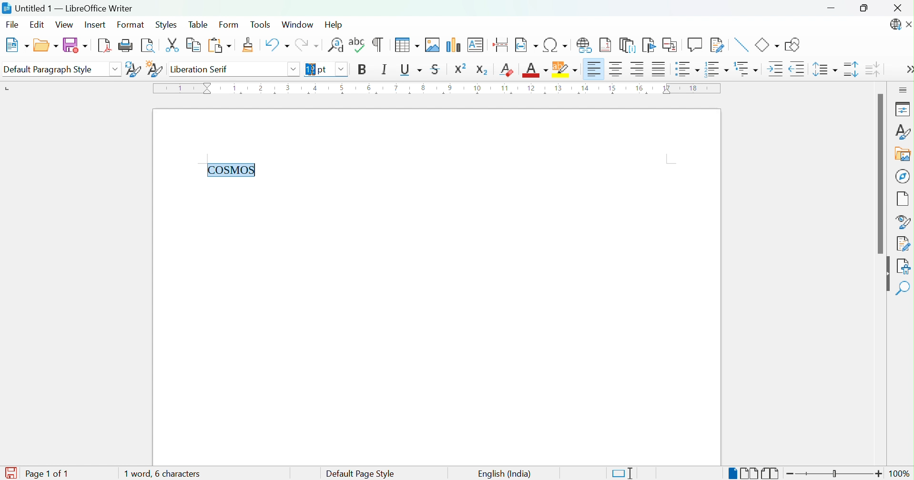  Describe the element at coordinates (437, 91) in the screenshot. I see `Ruler` at that location.